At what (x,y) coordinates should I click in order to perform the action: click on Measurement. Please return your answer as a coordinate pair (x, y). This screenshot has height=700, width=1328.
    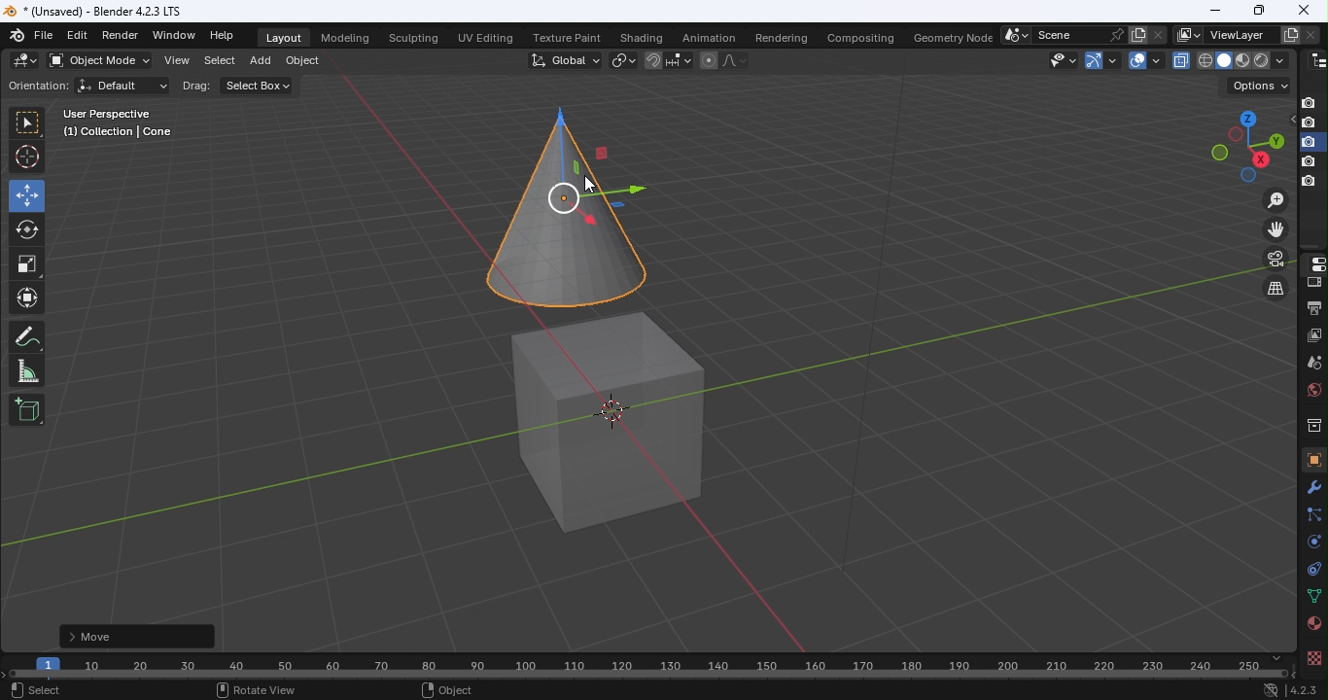
    Looking at the image, I should click on (27, 372).